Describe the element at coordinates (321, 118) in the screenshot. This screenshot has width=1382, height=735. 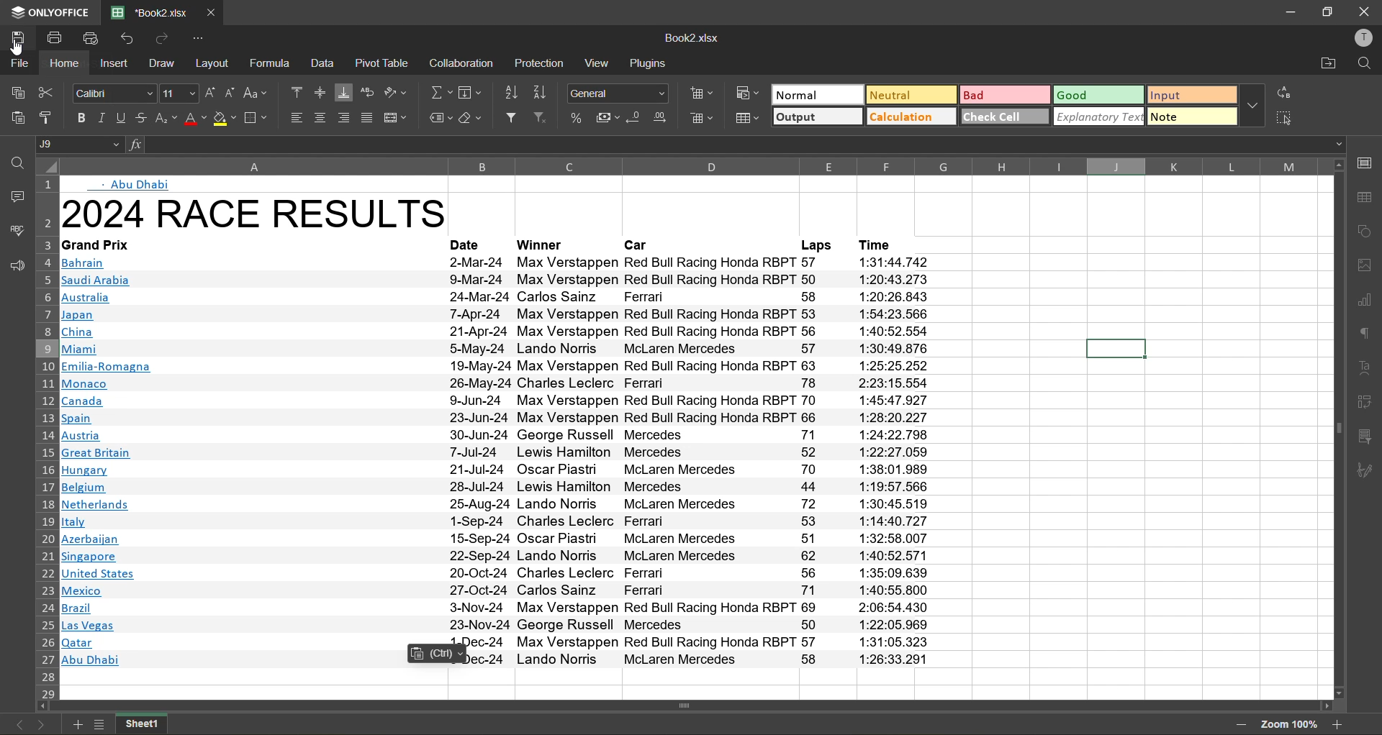
I see `align center` at that location.